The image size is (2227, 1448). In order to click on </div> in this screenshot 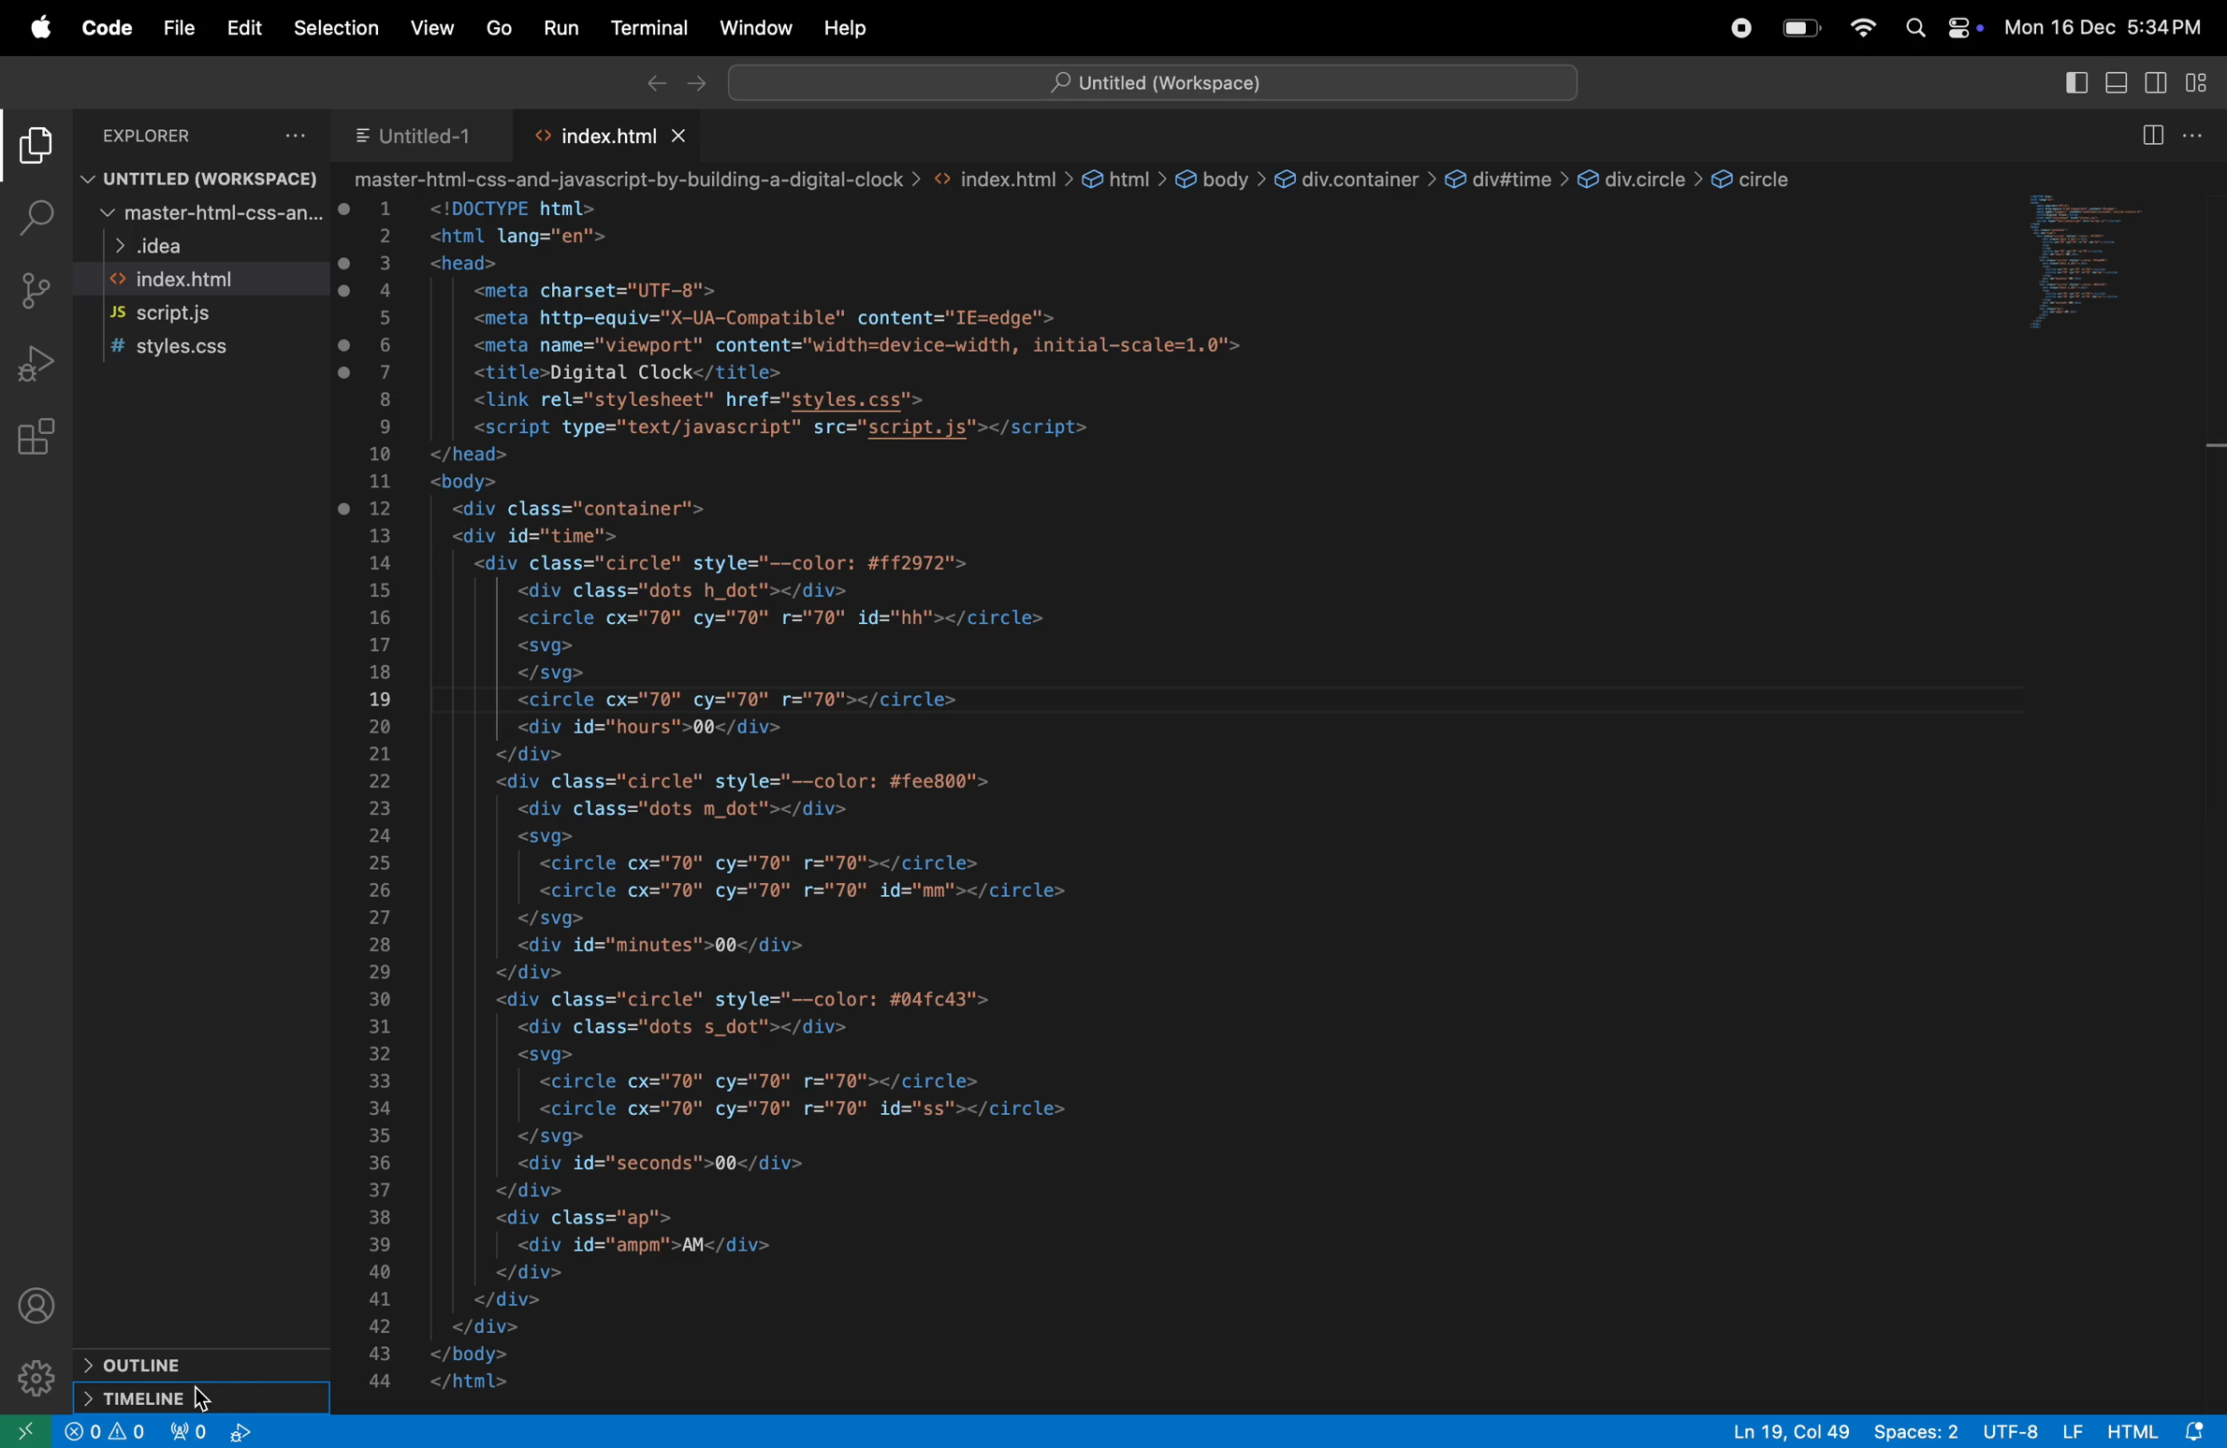, I will do `click(504, 1325)`.